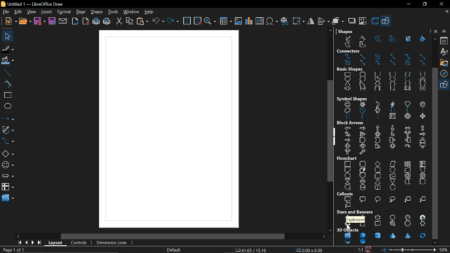 This screenshot has width=450, height=253. What do you see at coordinates (106, 21) in the screenshot?
I see `print` at bounding box center [106, 21].